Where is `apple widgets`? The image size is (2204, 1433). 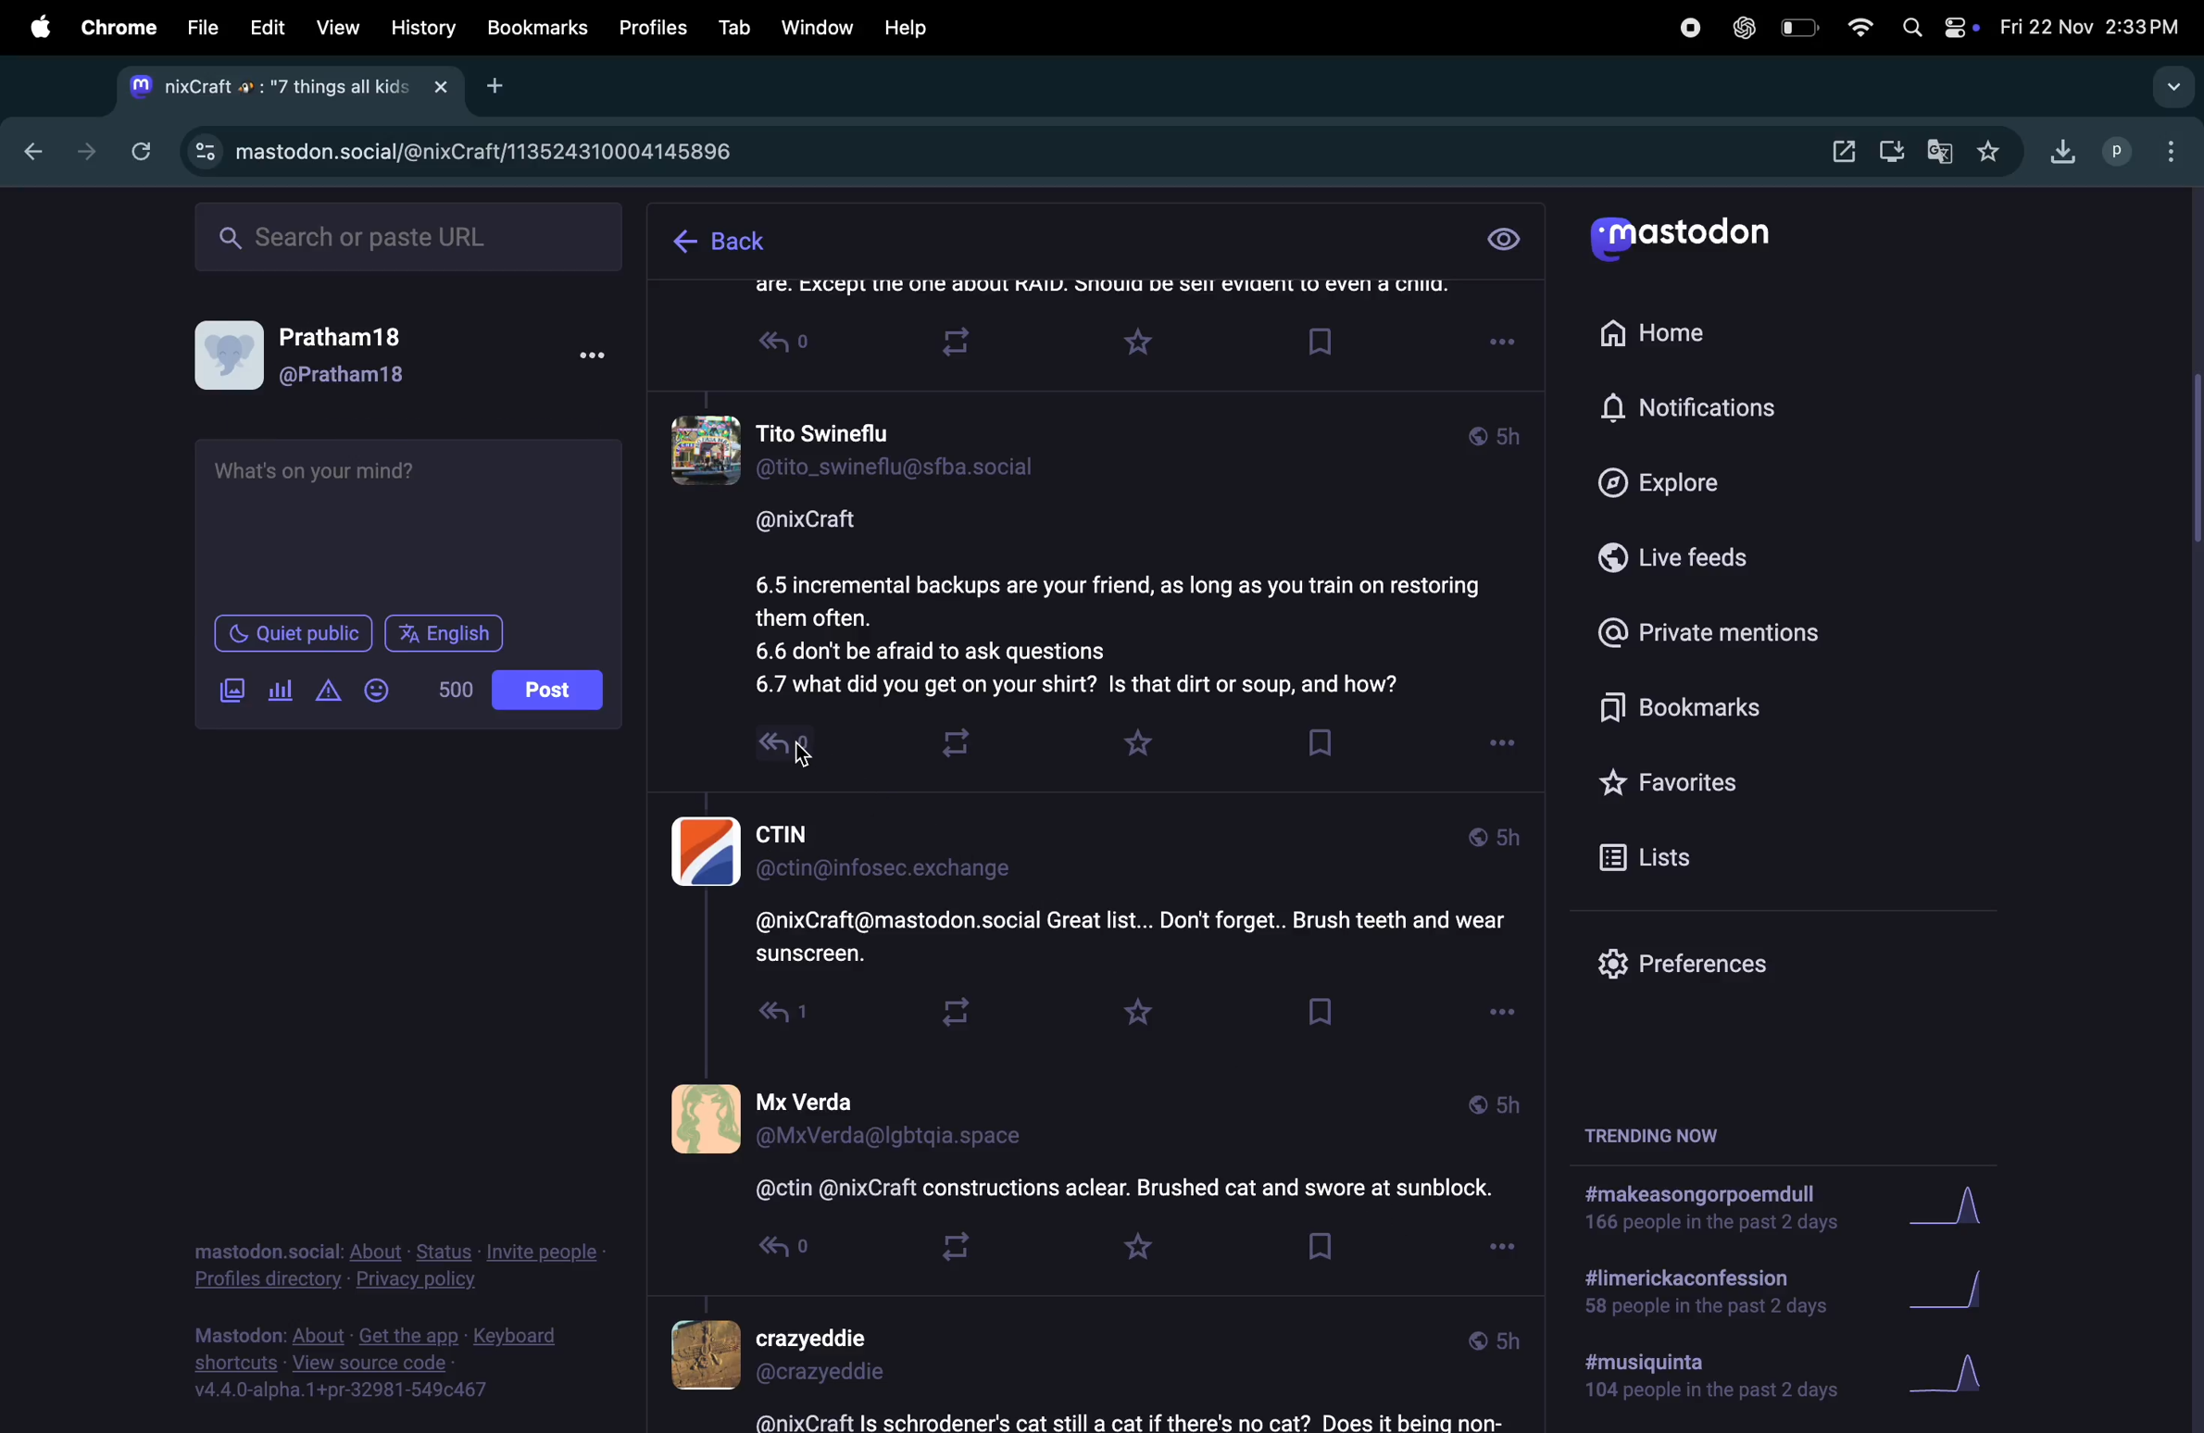 apple widgets is located at coordinates (1940, 28).